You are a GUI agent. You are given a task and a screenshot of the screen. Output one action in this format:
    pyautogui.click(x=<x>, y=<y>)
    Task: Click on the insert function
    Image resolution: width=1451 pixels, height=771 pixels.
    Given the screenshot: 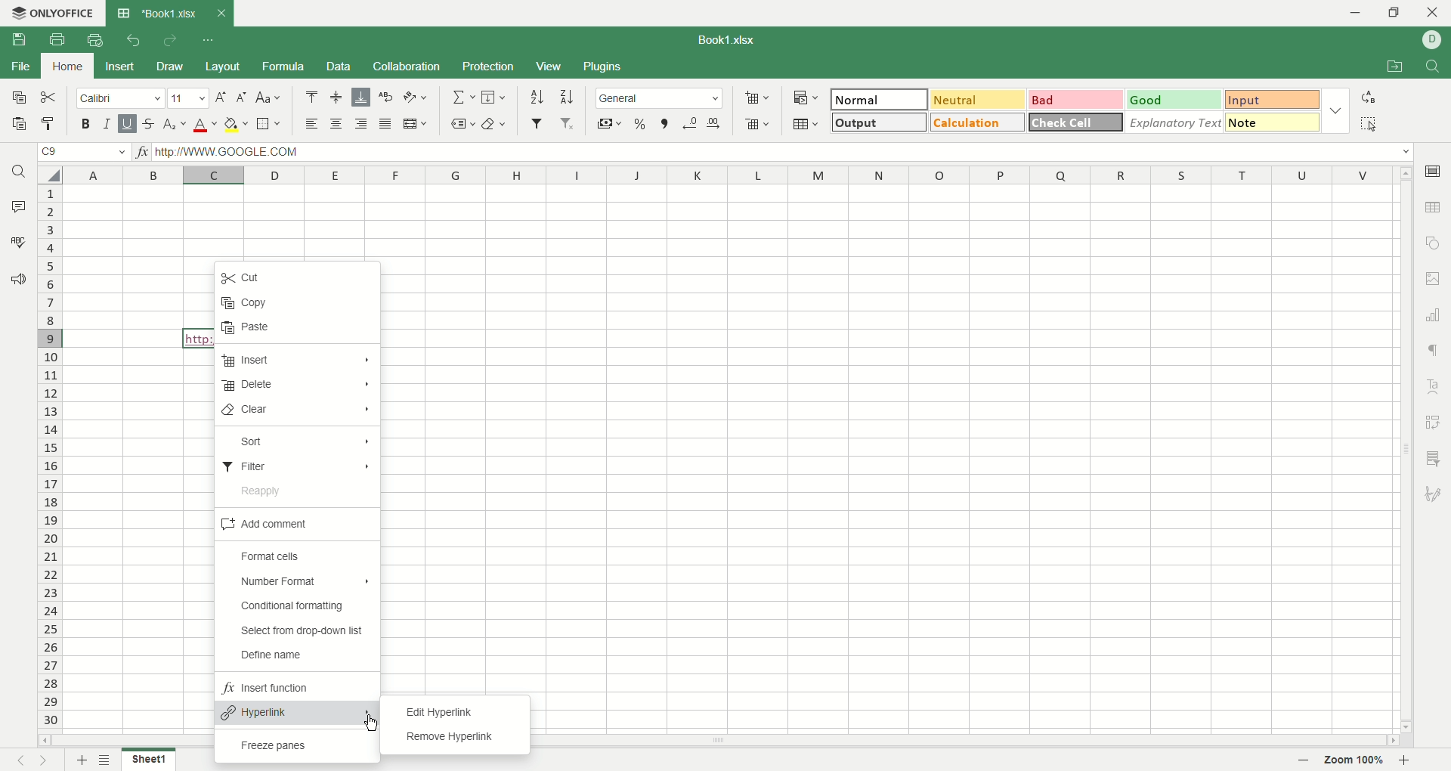 What is the action you would take?
    pyautogui.click(x=283, y=688)
    